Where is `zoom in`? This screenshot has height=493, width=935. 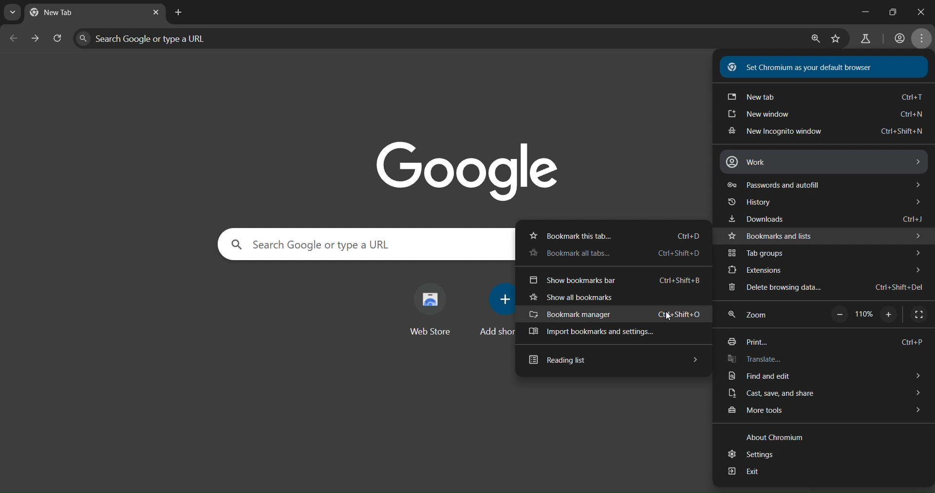 zoom in is located at coordinates (890, 314).